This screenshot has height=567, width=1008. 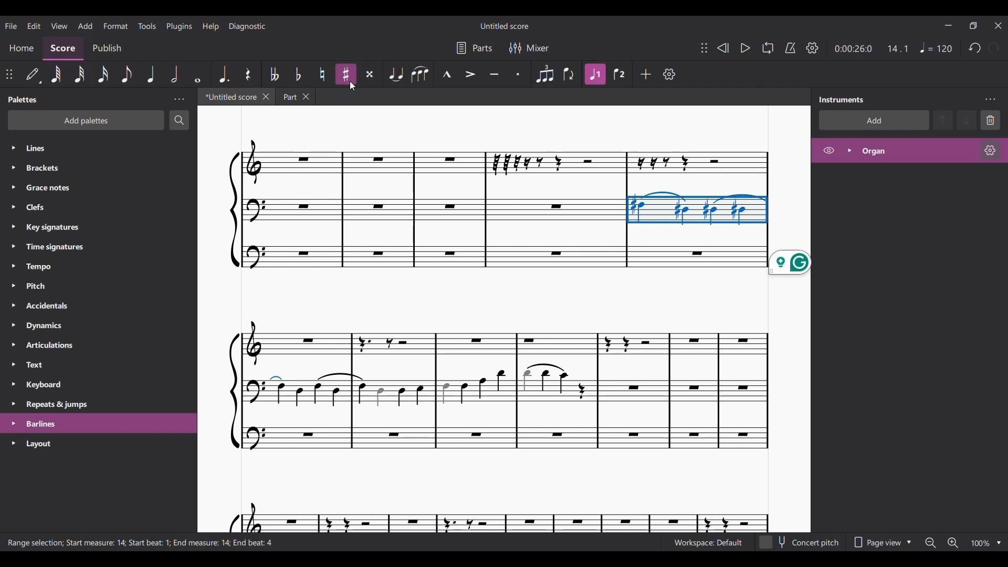 What do you see at coordinates (33, 25) in the screenshot?
I see `Edit menu` at bounding box center [33, 25].